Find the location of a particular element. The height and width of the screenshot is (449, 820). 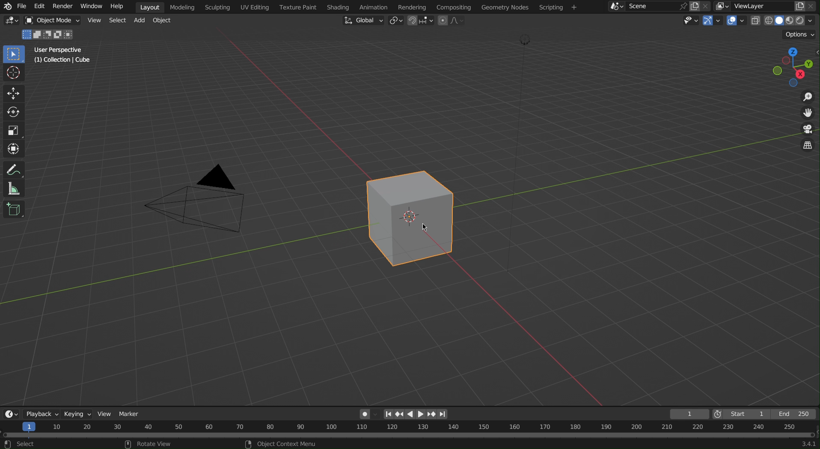

merge with no common thing is located at coordinates (59, 34).